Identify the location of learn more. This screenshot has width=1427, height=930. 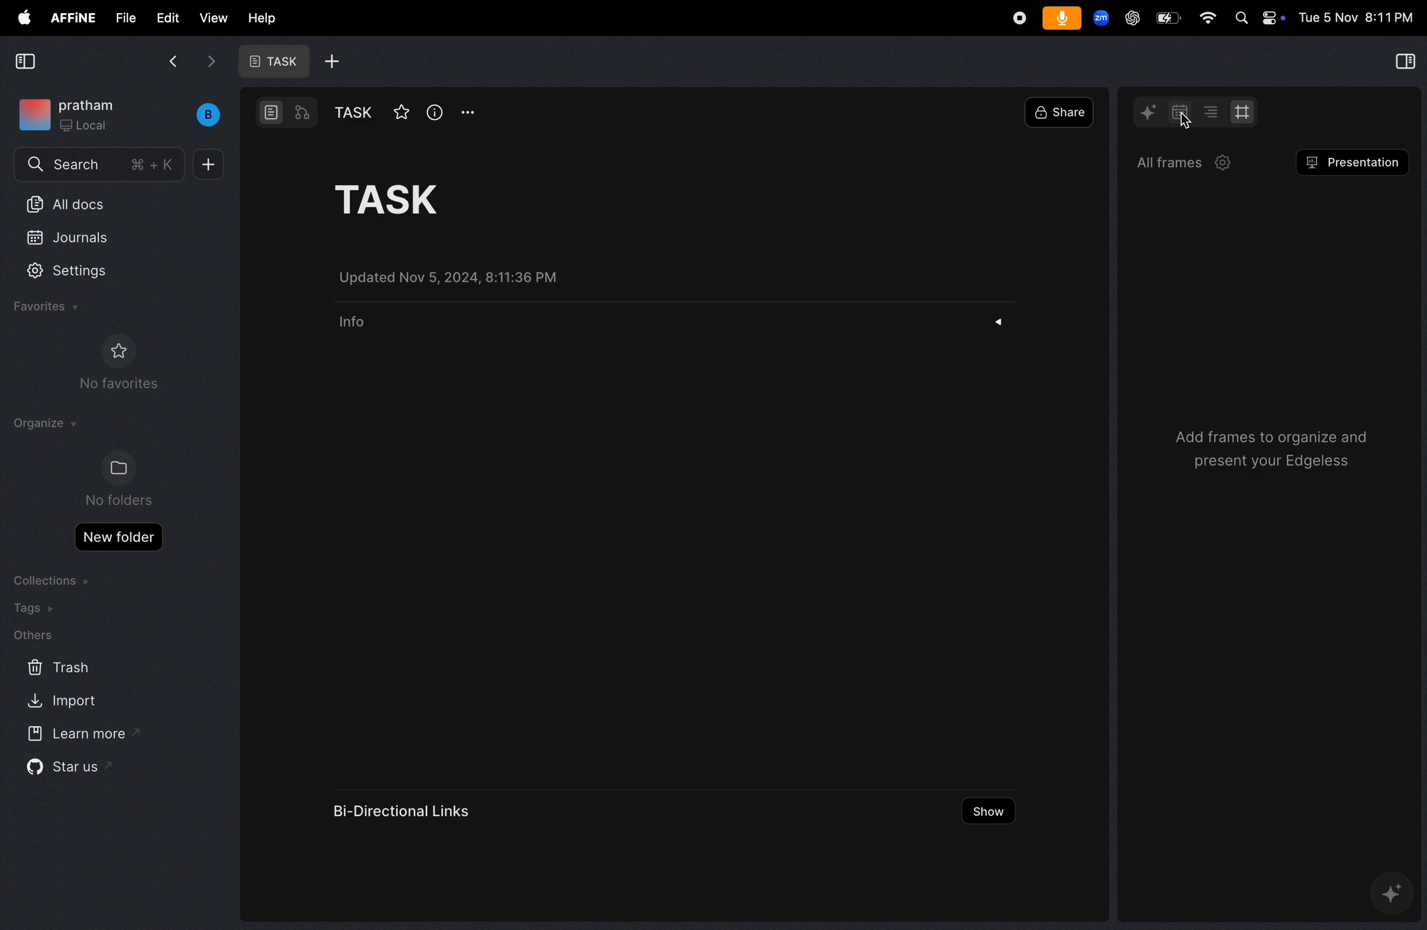
(80, 735).